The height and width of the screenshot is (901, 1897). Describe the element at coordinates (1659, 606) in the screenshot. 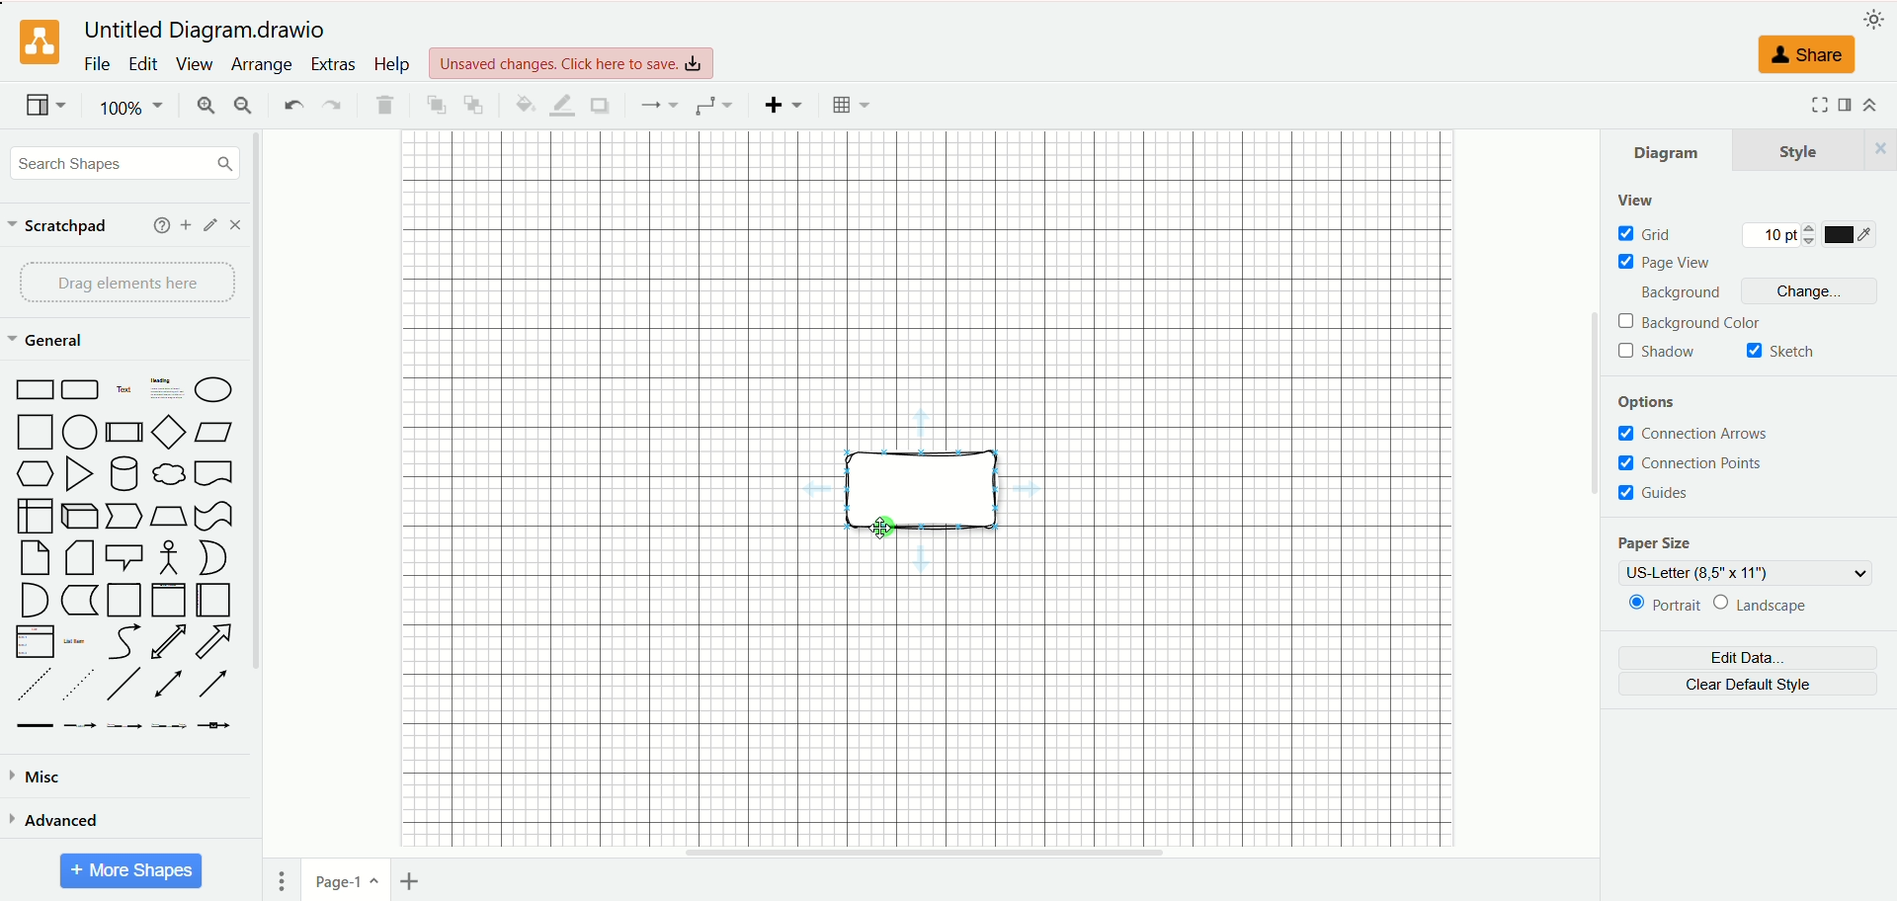

I see `portrait` at that location.